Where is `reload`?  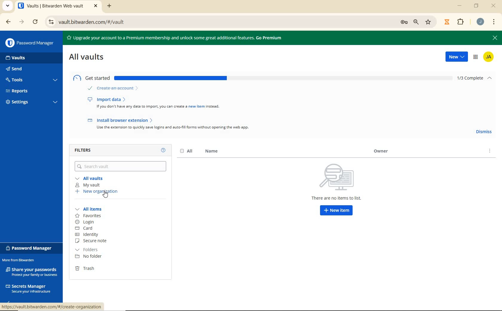 reload is located at coordinates (36, 22).